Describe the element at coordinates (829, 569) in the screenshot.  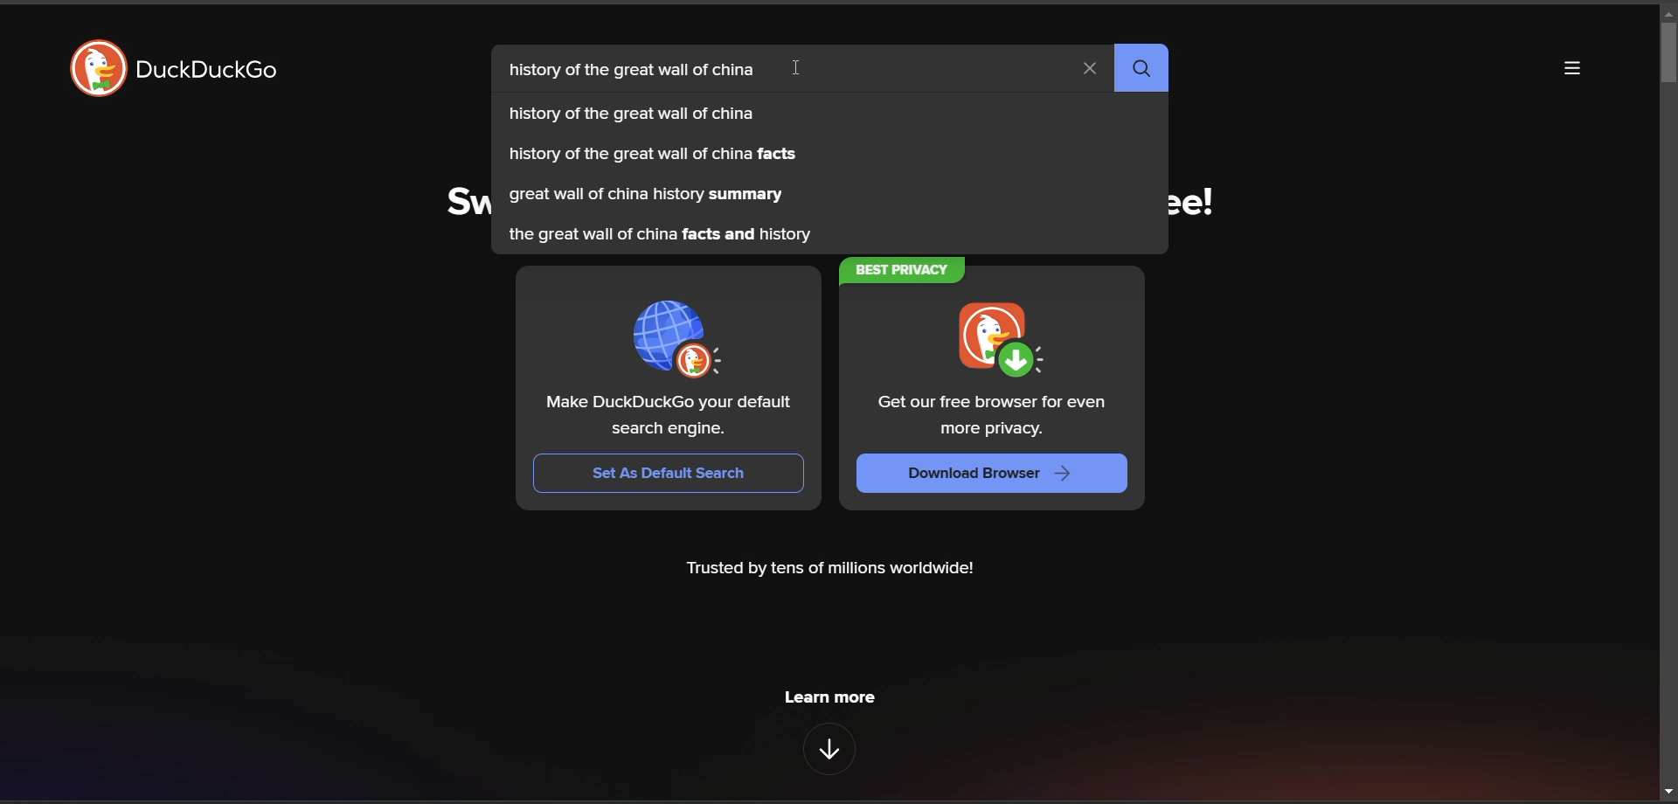
I see `metadata` at that location.